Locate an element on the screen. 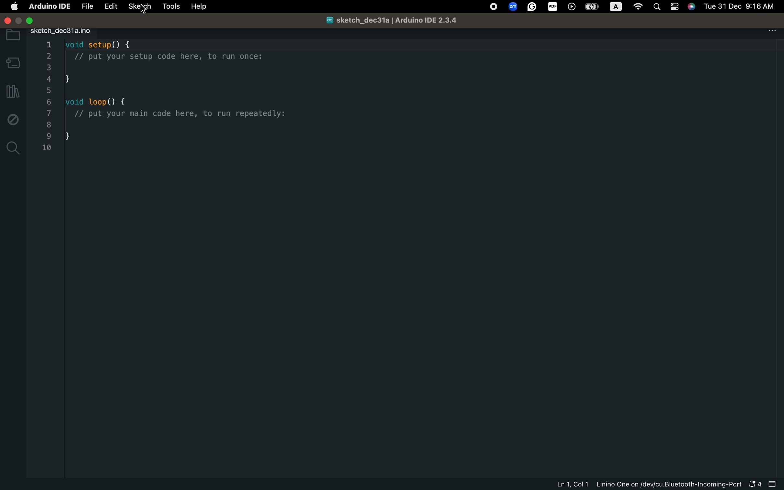  os control is located at coordinates (633, 7).